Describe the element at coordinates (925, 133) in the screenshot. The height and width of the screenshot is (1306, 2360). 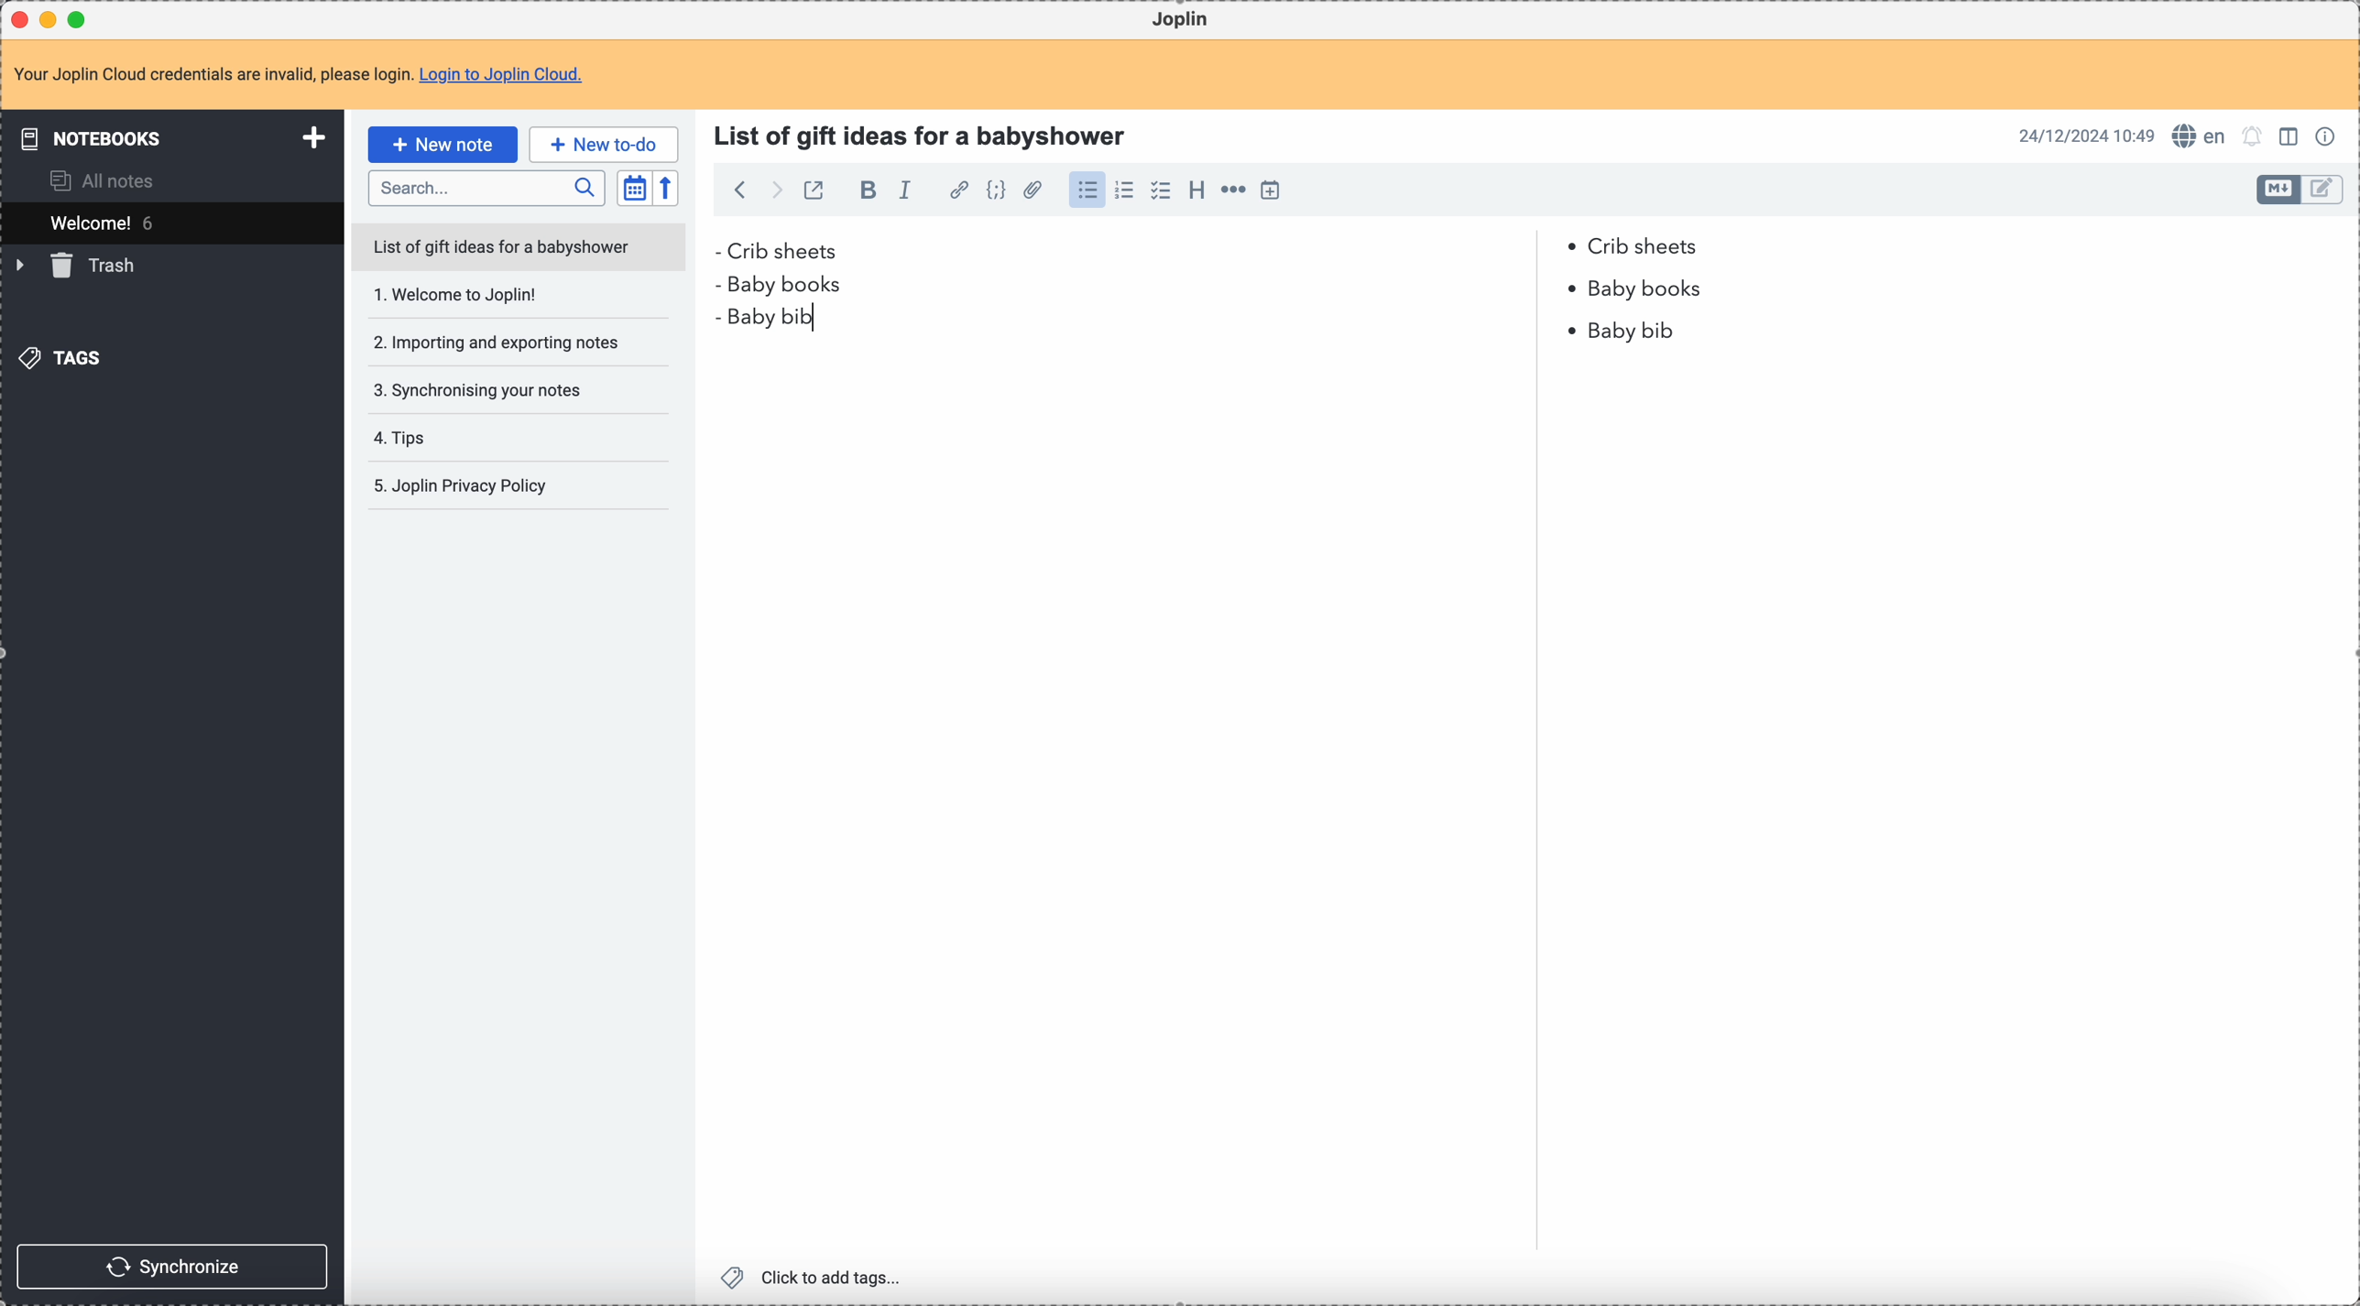
I see `title` at that location.